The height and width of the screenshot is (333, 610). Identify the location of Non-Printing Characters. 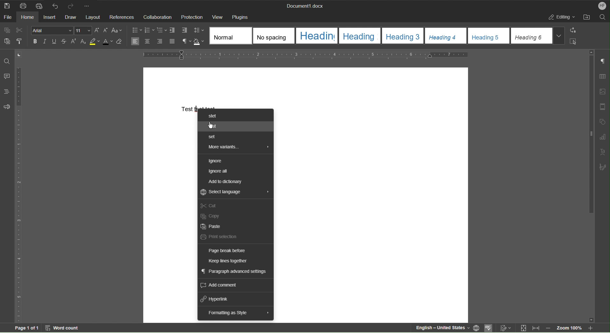
(186, 42).